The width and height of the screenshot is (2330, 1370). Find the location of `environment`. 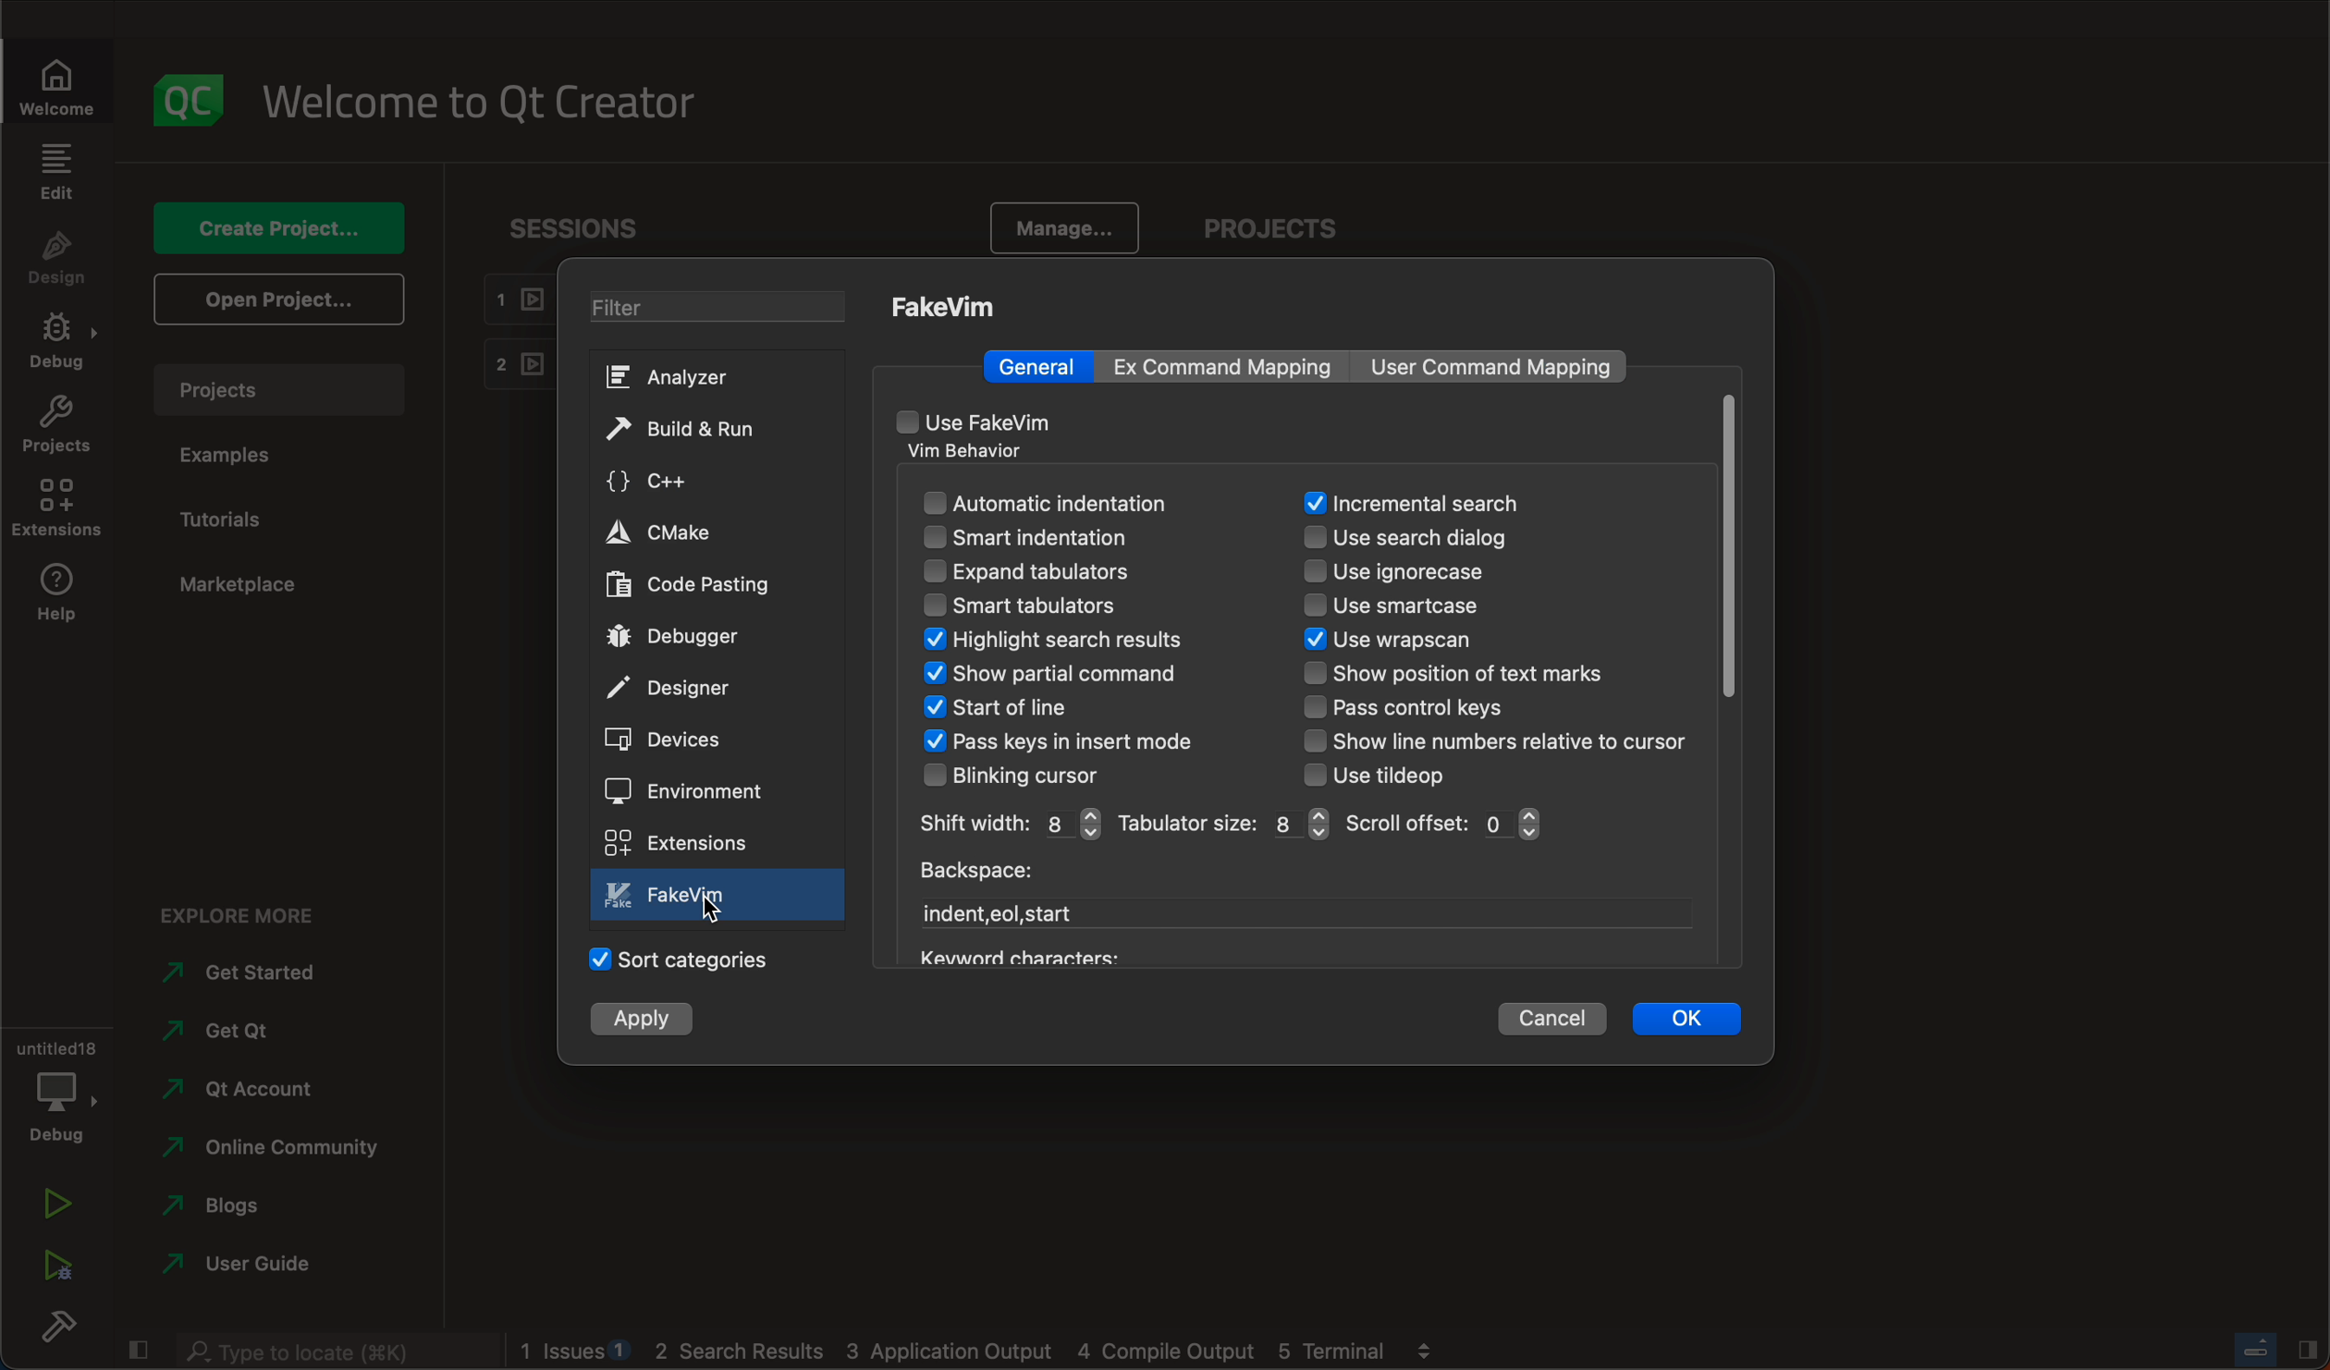

environment is located at coordinates (694, 790).